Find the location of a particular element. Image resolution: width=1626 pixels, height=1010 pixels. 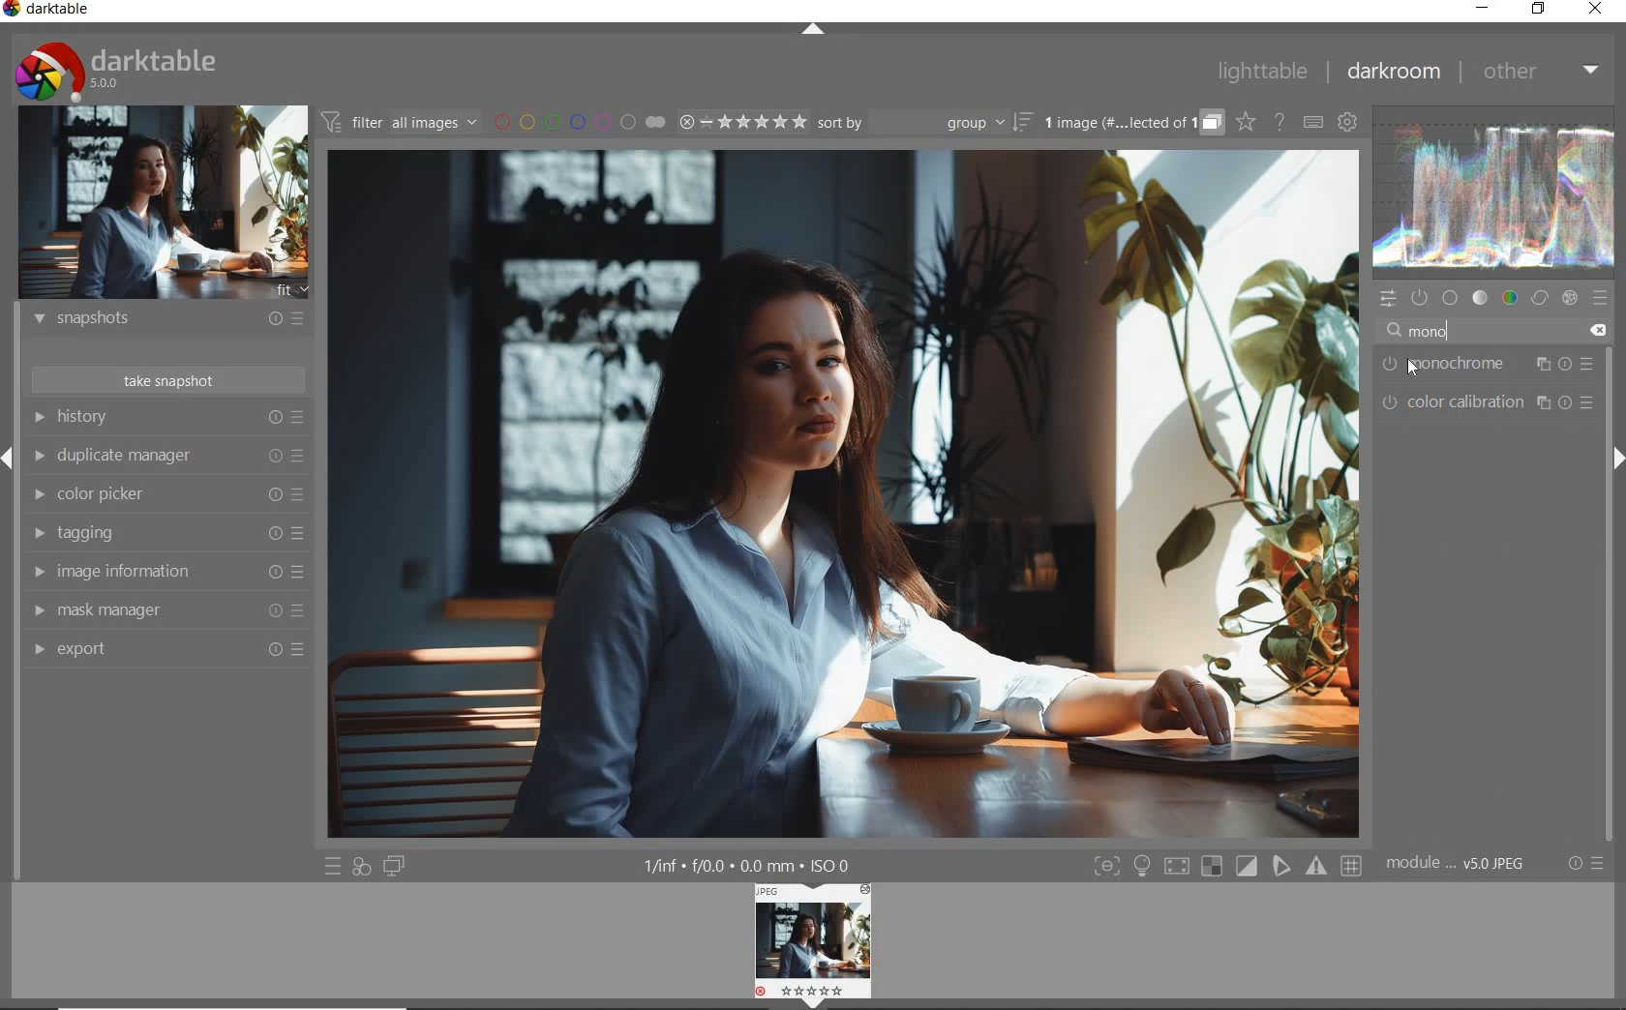

filter images by color labels is located at coordinates (578, 124).